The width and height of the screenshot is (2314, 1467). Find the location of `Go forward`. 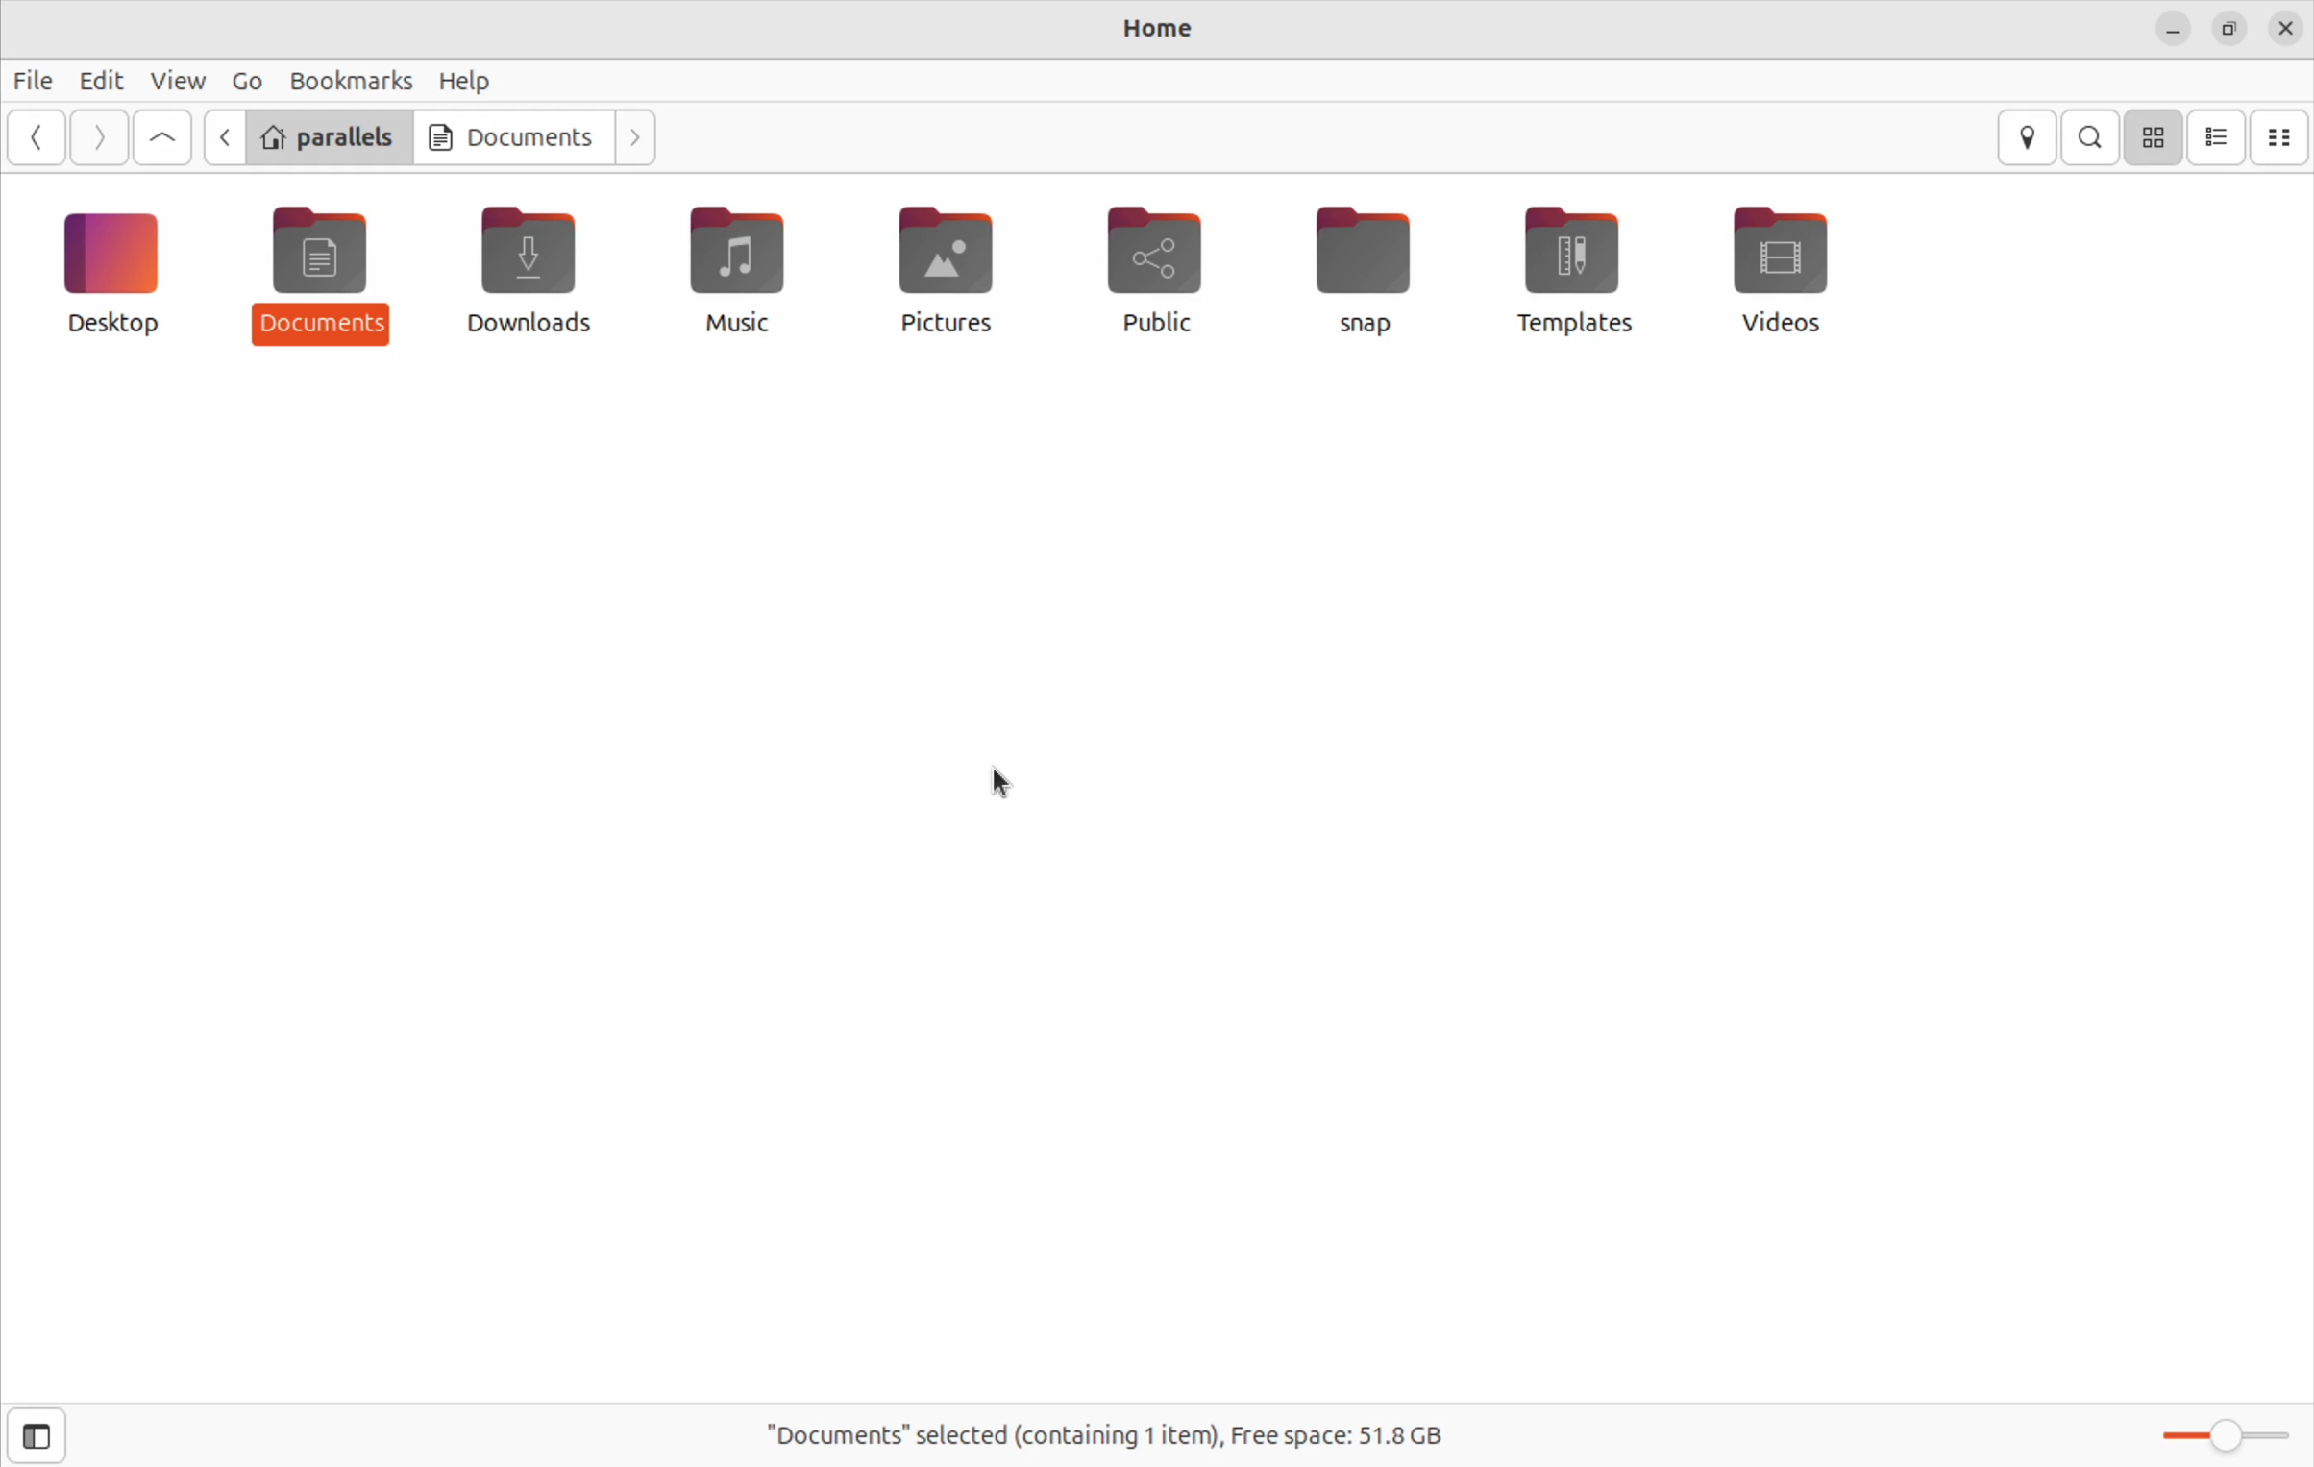

Go forward is located at coordinates (99, 137).